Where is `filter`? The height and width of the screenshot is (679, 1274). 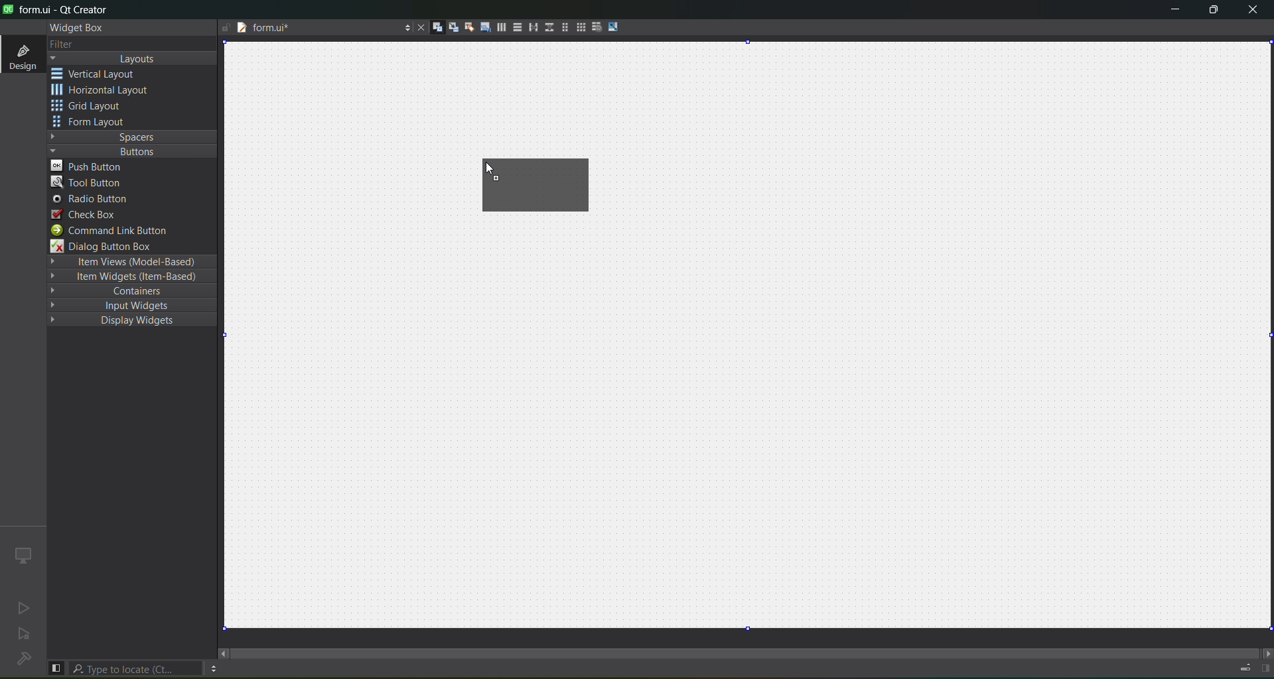 filter is located at coordinates (61, 44).